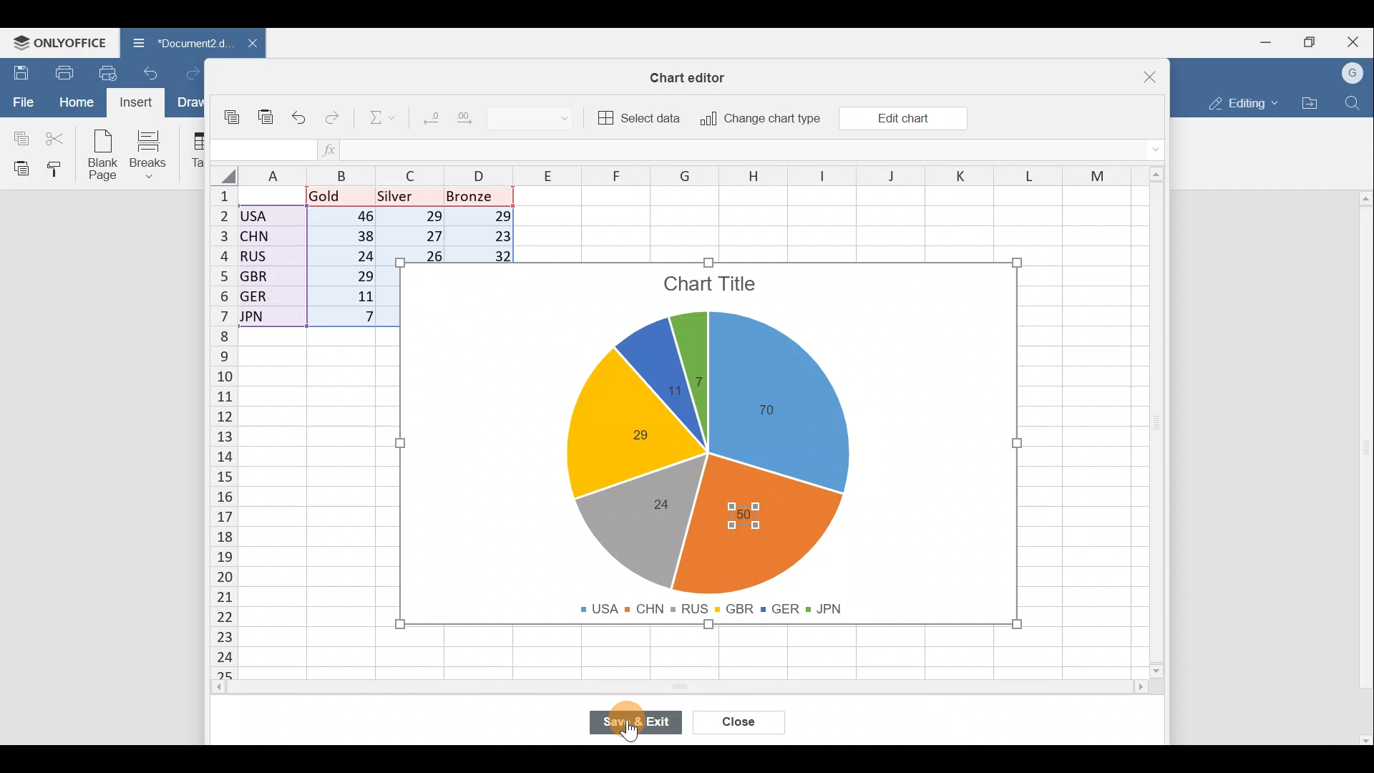 The image size is (1374, 773). What do you see at coordinates (194, 104) in the screenshot?
I see `Draw` at bounding box center [194, 104].